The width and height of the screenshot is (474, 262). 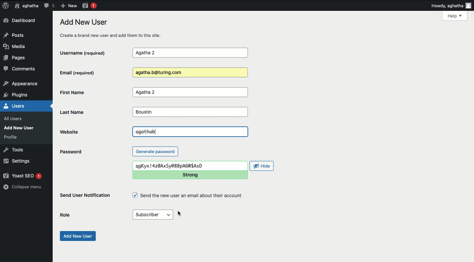 I want to click on Howdy, aghatha, so click(x=451, y=6).